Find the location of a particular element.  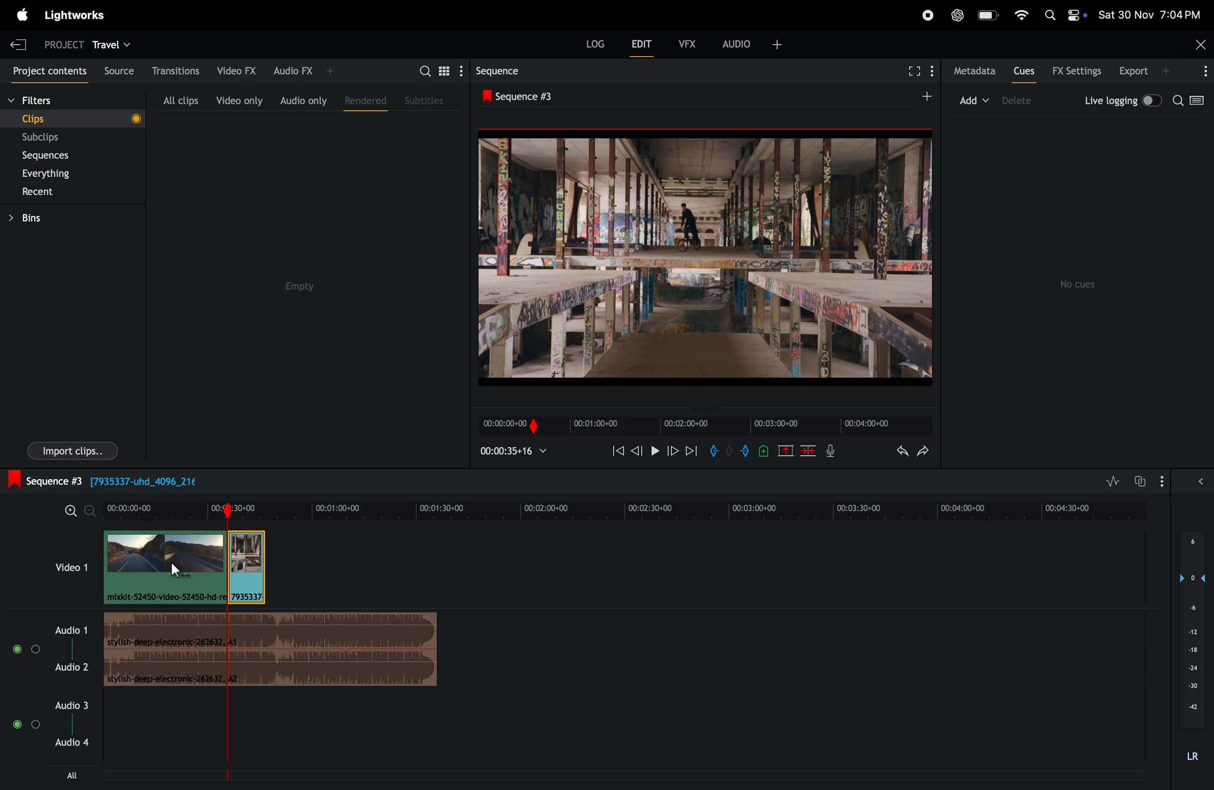

previous frame is located at coordinates (636, 452).